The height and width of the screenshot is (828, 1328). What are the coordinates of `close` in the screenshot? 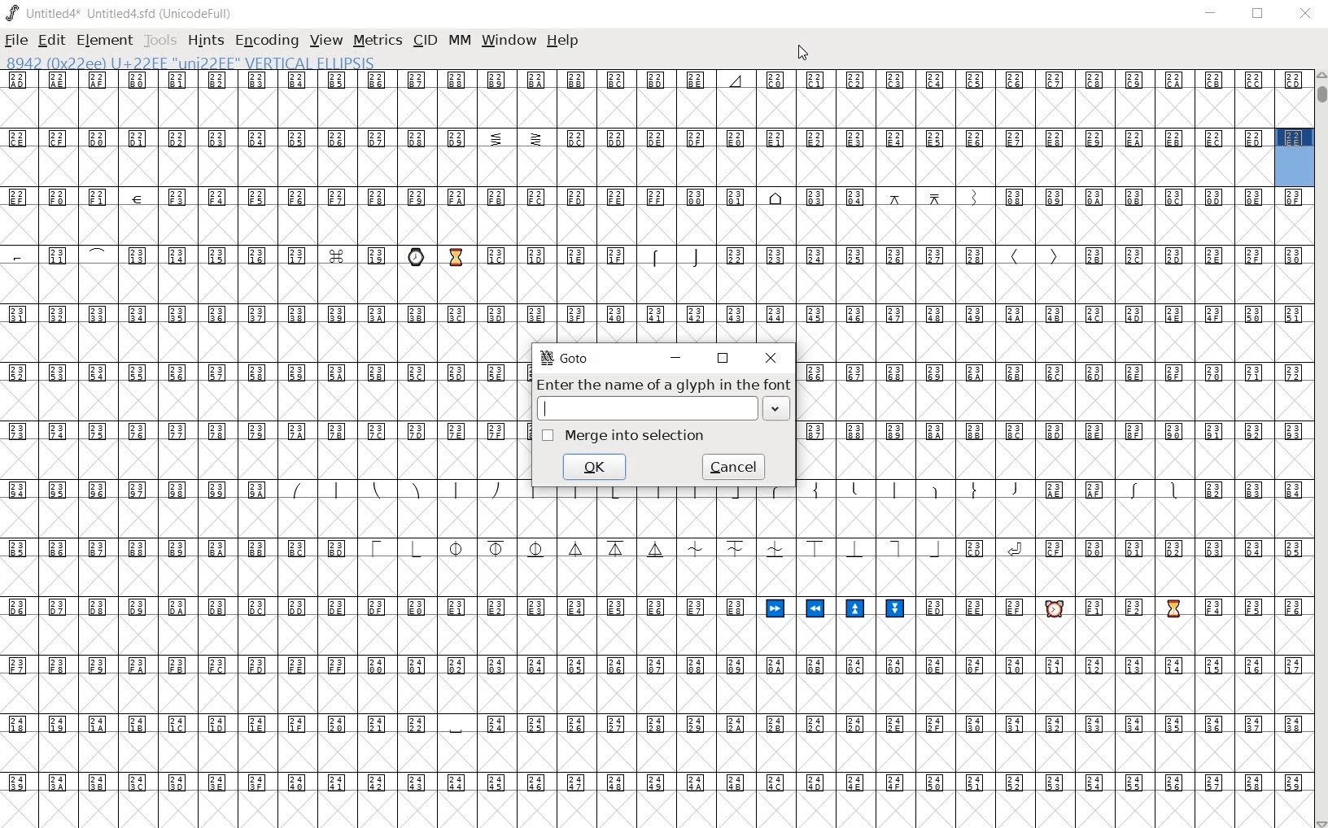 It's located at (769, 357).